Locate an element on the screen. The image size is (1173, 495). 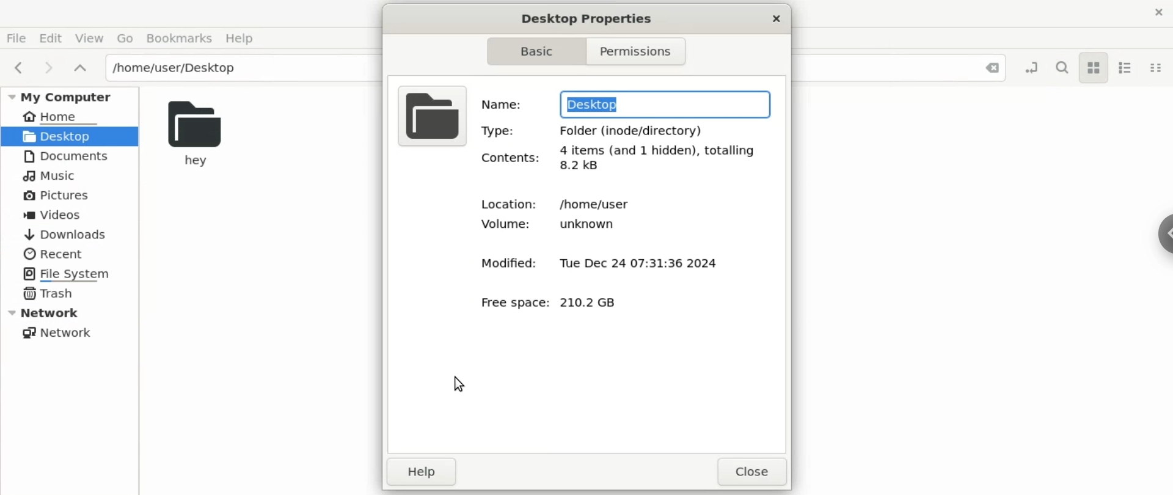
trash is located at coordinates (48, 293).